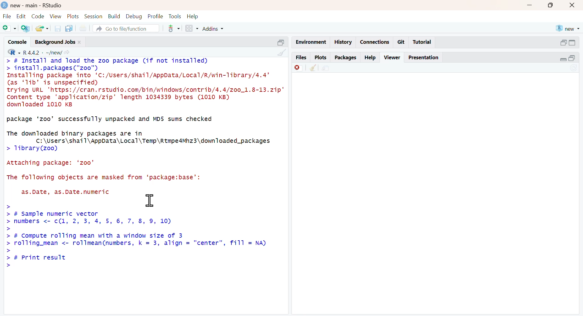 This screenshot has height=316, width=583. What do you see at coordinates (21, 16) in the screenshot?
I see `edit` at bounding box center [21, 16].